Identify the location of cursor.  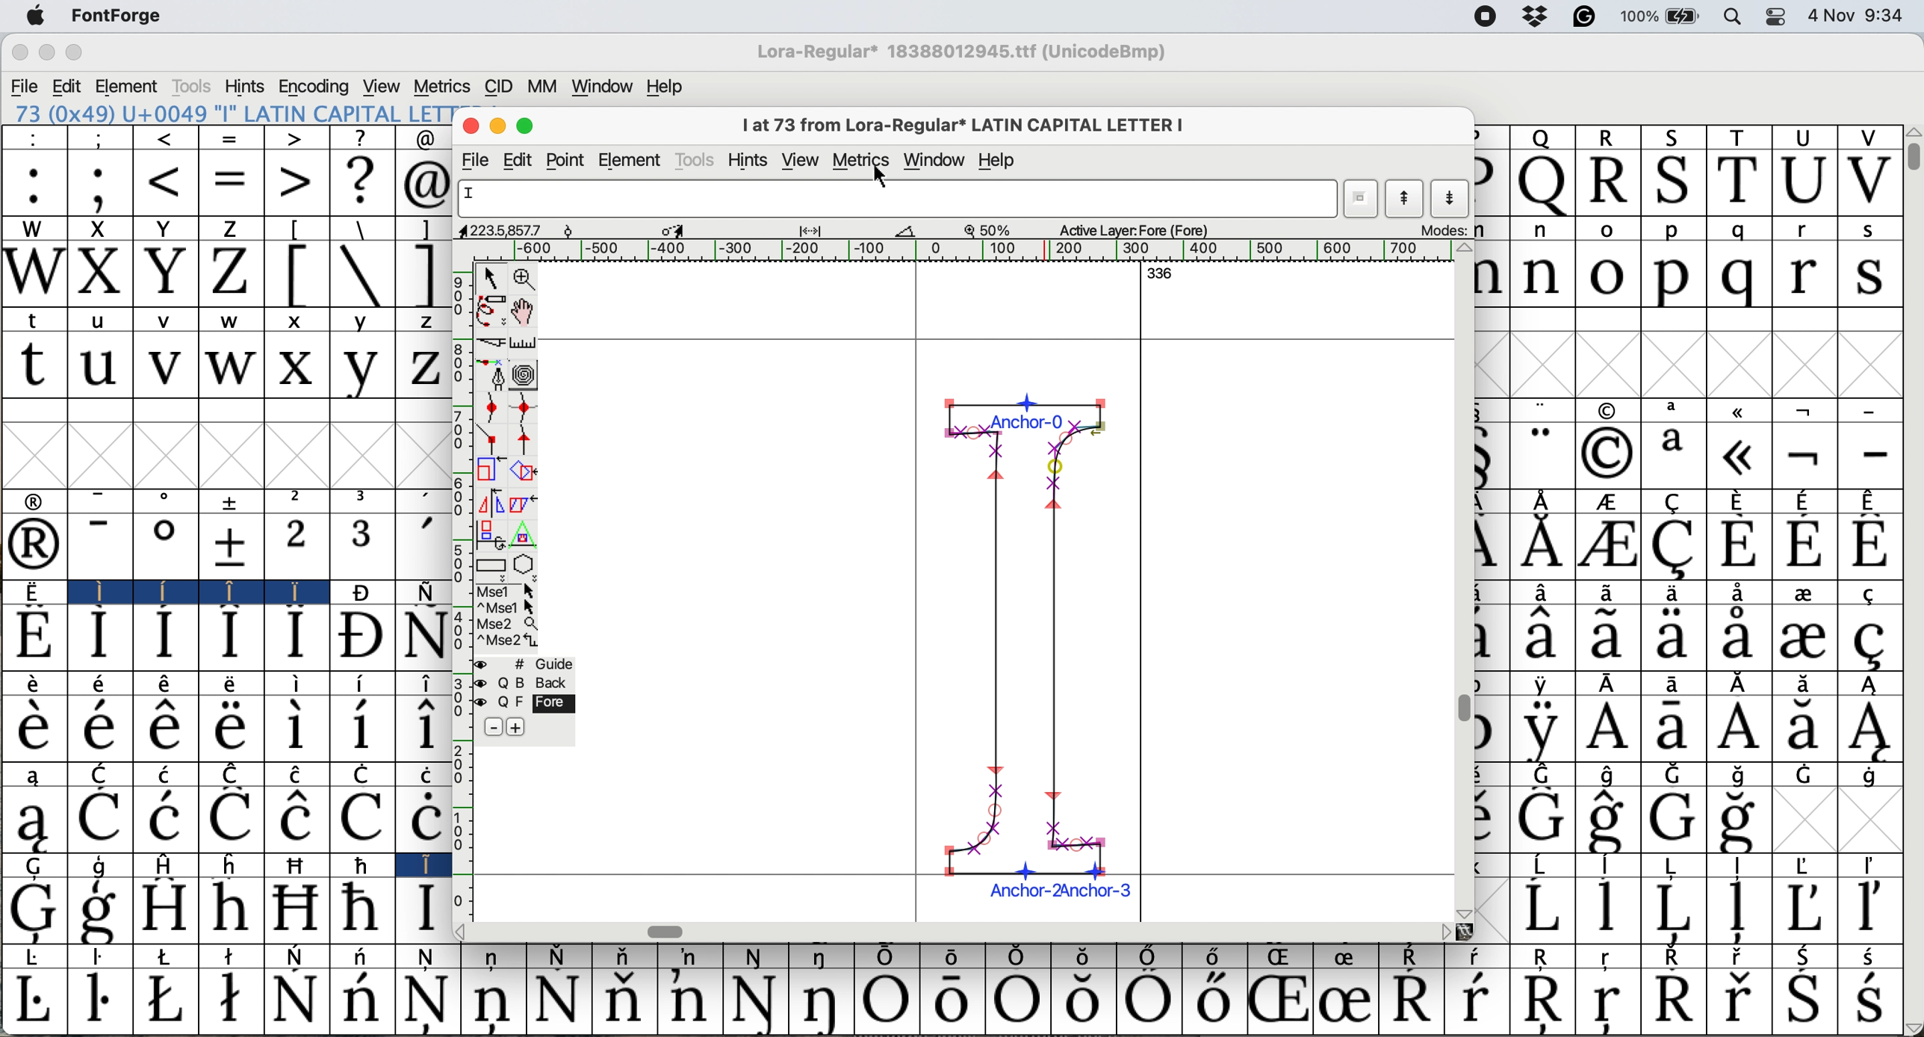
(879, 179).